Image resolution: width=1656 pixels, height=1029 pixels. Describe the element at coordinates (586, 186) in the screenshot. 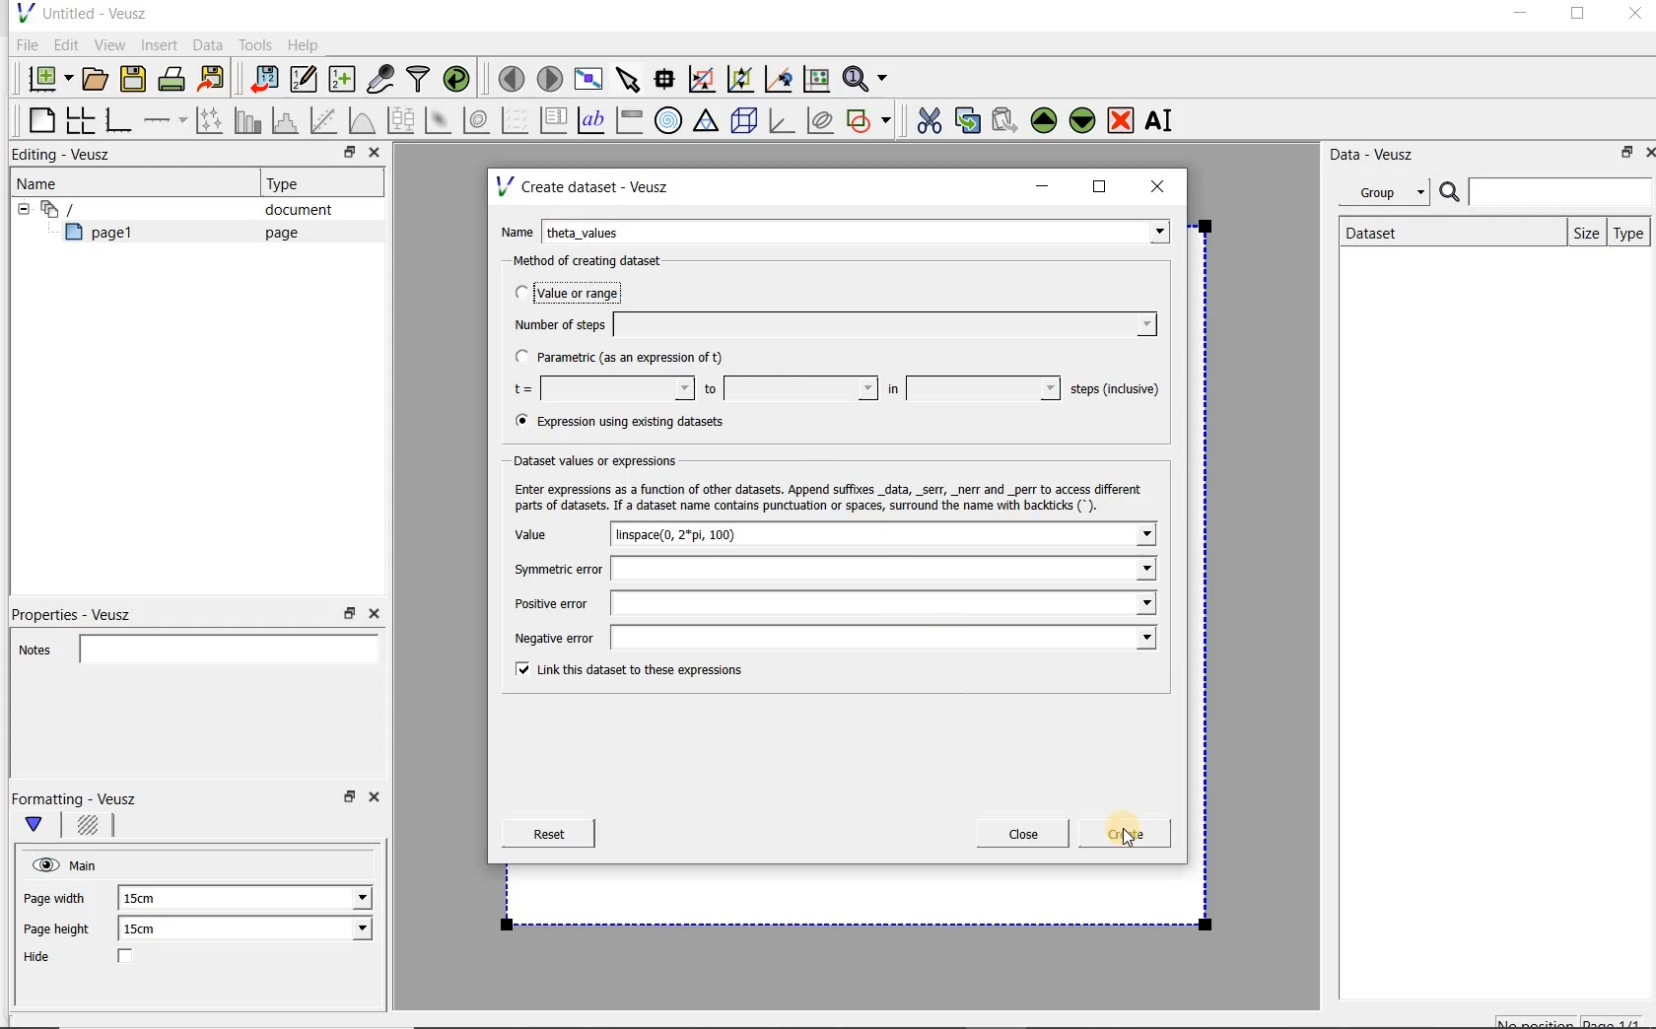

I see `Create dataset - Veusz` at that location.